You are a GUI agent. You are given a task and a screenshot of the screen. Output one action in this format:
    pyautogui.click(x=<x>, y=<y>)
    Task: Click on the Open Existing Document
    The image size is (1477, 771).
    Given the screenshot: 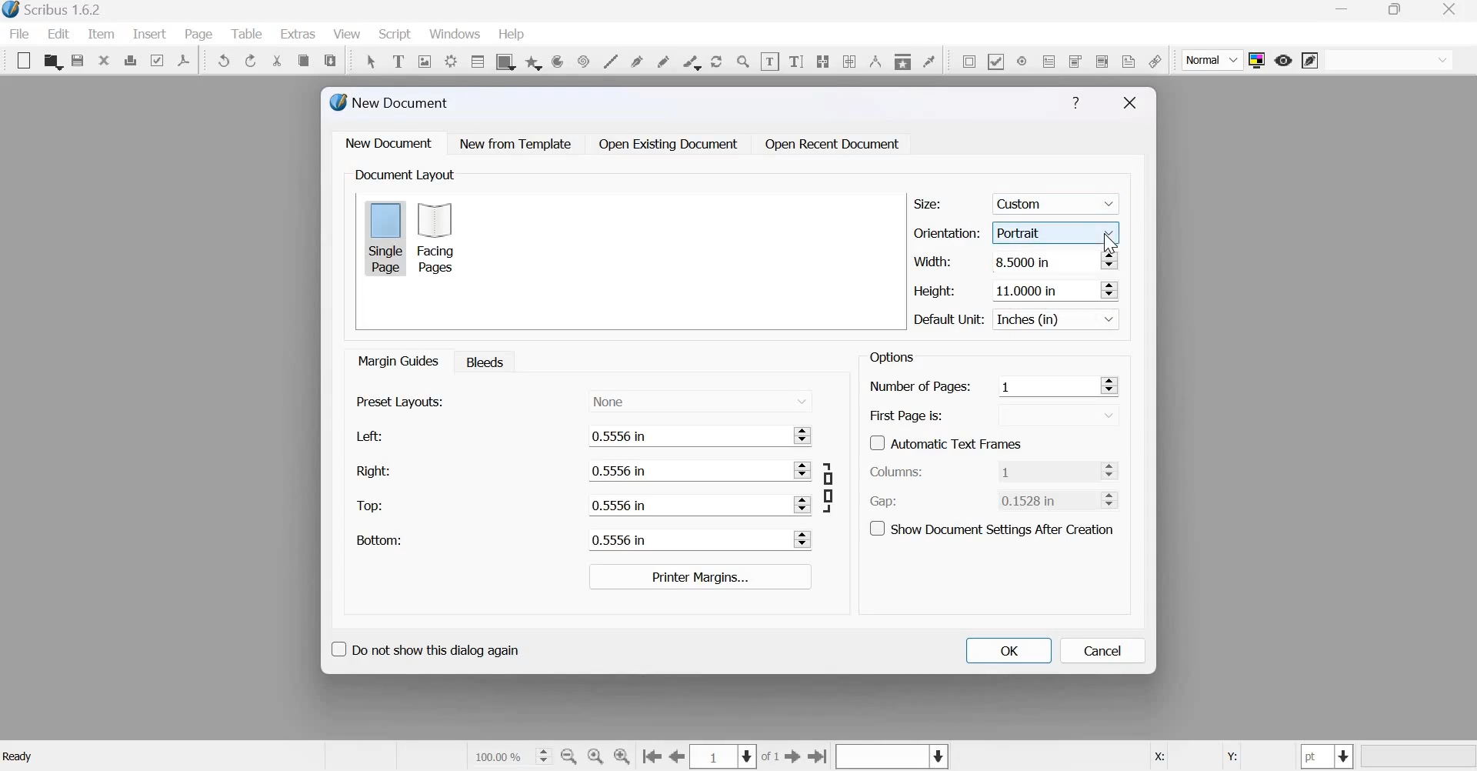 What is the action you would take?
    pyautogui.click(x=667, y=144)
    